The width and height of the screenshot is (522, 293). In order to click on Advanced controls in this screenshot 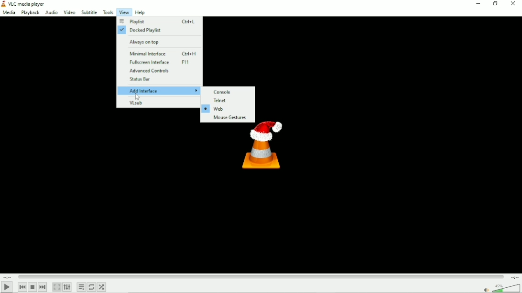, I will do `click(153, 71)`.